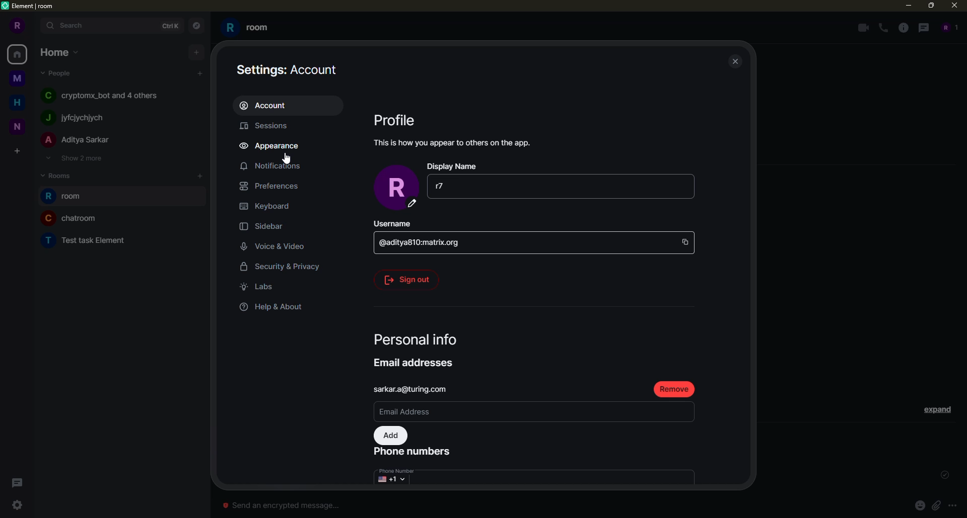  I want to click on threads, so click(922, 27).